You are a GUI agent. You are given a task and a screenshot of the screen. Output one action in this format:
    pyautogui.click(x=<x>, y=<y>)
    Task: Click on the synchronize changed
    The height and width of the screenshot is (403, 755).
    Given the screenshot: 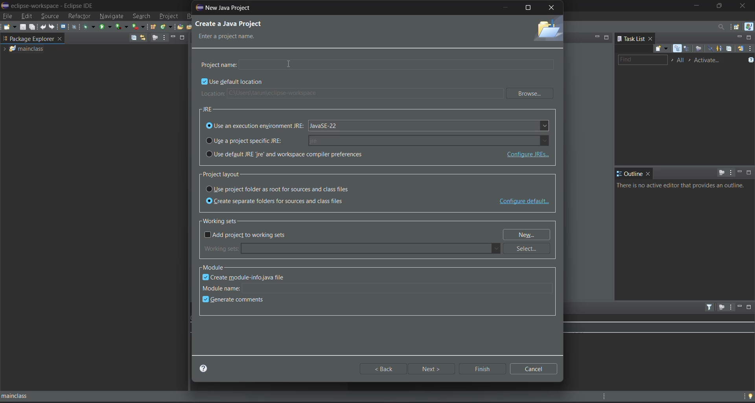 What is the action you would take?
    pyautogui.click(x=740, y=50)
    